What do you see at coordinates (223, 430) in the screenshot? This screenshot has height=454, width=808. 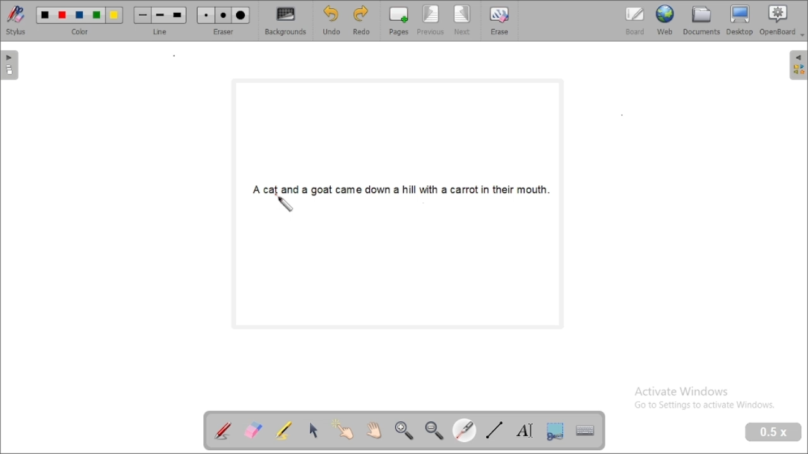 I see `annotate document` at bounding box center [223, 430].